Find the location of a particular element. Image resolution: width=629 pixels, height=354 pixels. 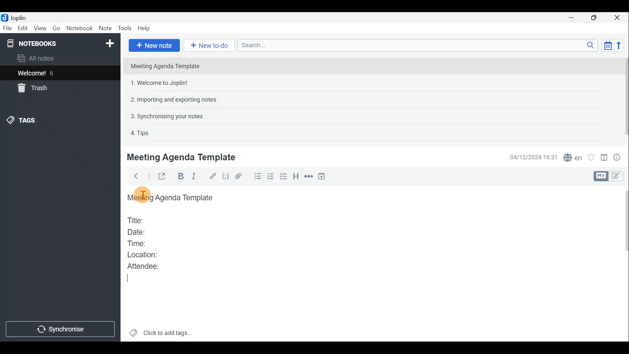

Tools is located at coordinates (124, 27).